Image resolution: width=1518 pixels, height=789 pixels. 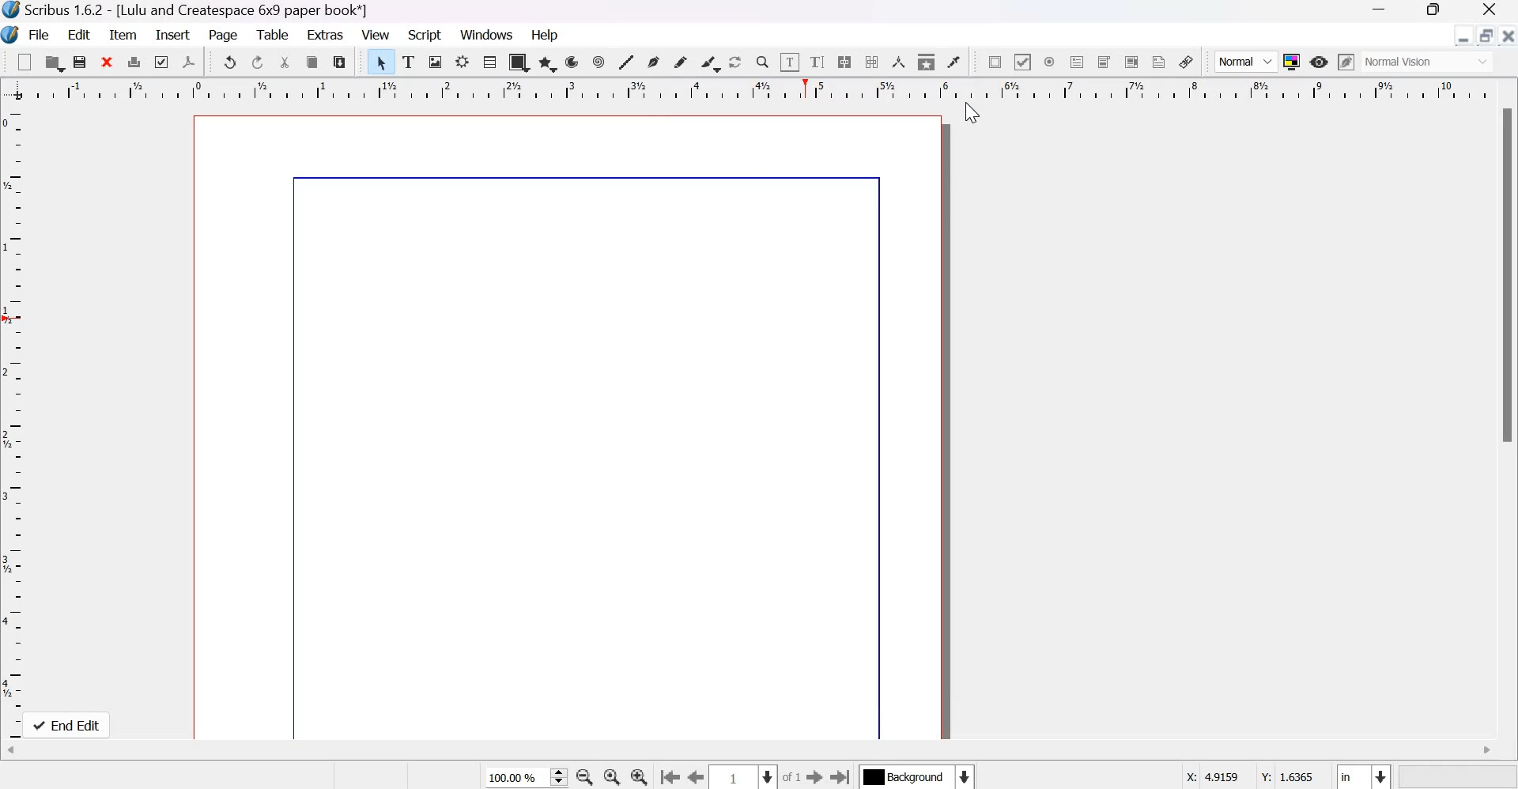 What do you see at coordinates (324, 35) in the screenshot?
I see `Extras` at bounding box center [324, 35].